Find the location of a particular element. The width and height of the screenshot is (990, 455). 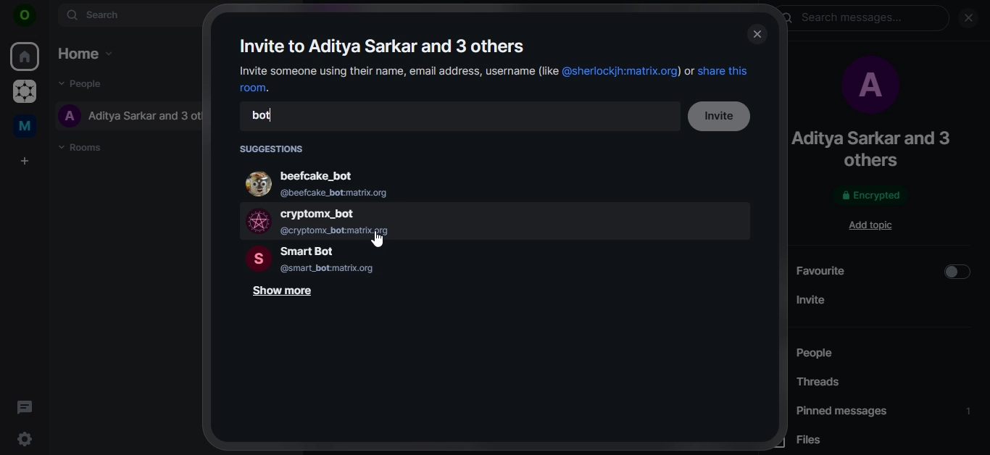

invite to aditya sarkar and 3 others is located at coordinates (384, 46).